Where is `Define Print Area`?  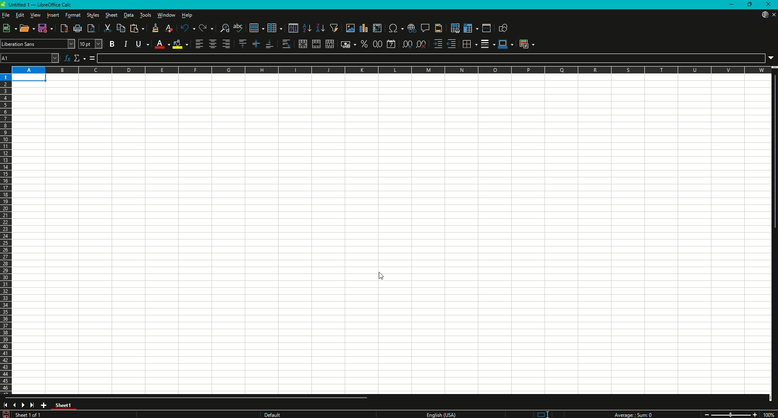
Define Print Area is located at coordinates (455, 28).